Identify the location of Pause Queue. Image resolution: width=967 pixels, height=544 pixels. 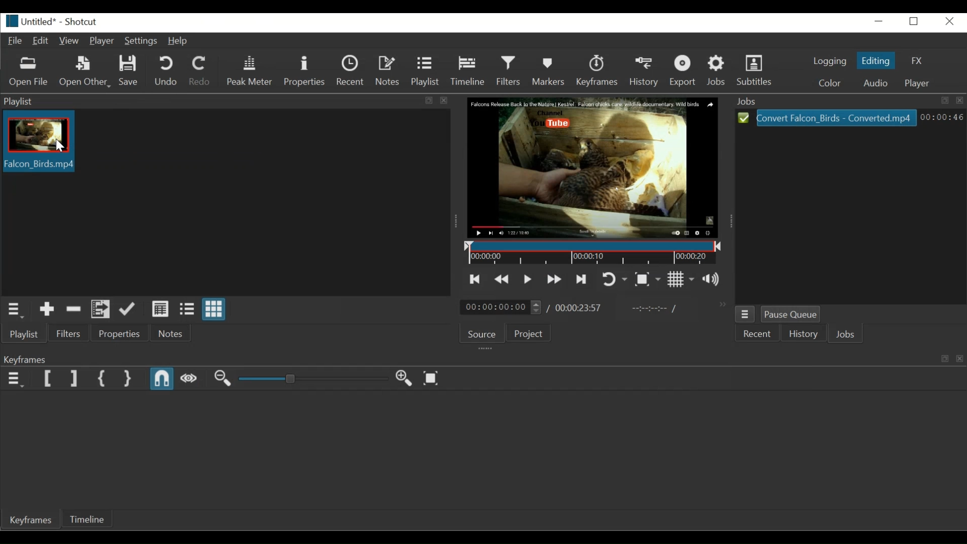
(792, 313).